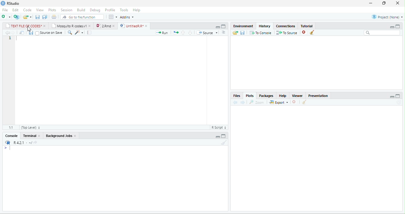 This screenshot has width=405, height=214. Describe the element at coordinates (237, 95) in the screenshot. I see `Files` at that location.